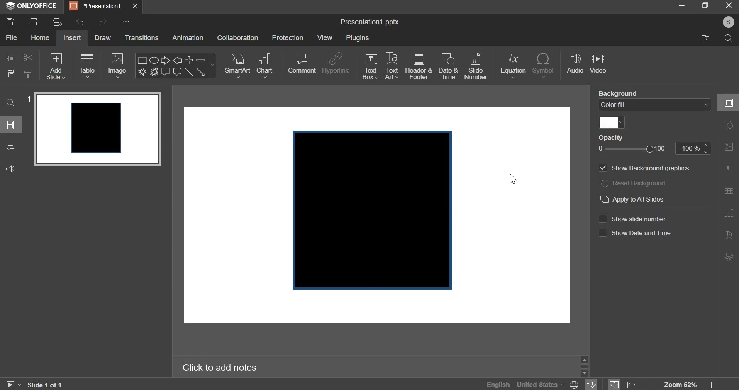 Image resolution: width=739 pixels, height=390 pixels. What do you see at coordinates (476, 66) in the screenshot?
I see `slide number` at bounding box center [476, 66].